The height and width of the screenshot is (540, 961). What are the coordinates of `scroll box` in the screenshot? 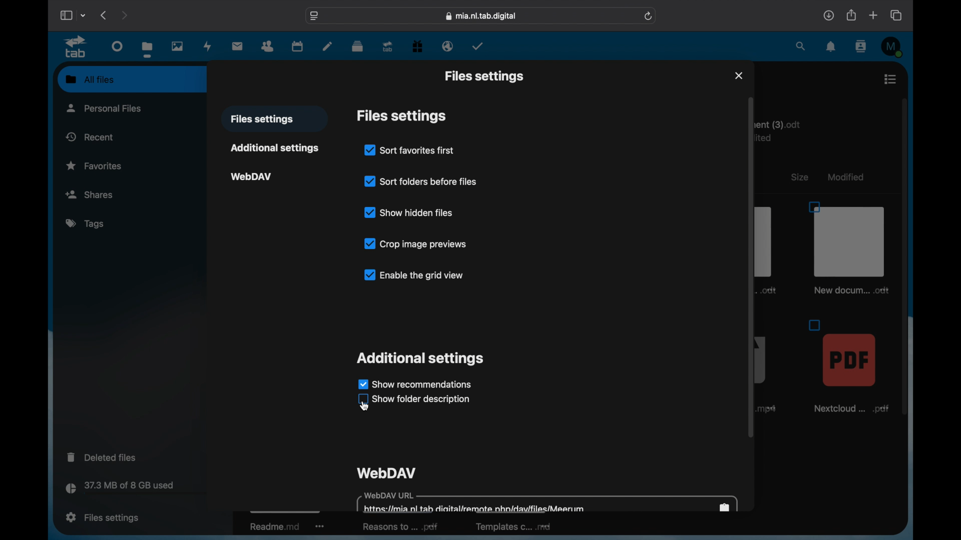 It's located at (904, 229).